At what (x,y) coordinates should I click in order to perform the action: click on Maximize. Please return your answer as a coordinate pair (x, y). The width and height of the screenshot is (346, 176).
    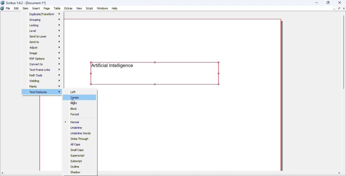
    Looking at the image, I should click on (329, 3).